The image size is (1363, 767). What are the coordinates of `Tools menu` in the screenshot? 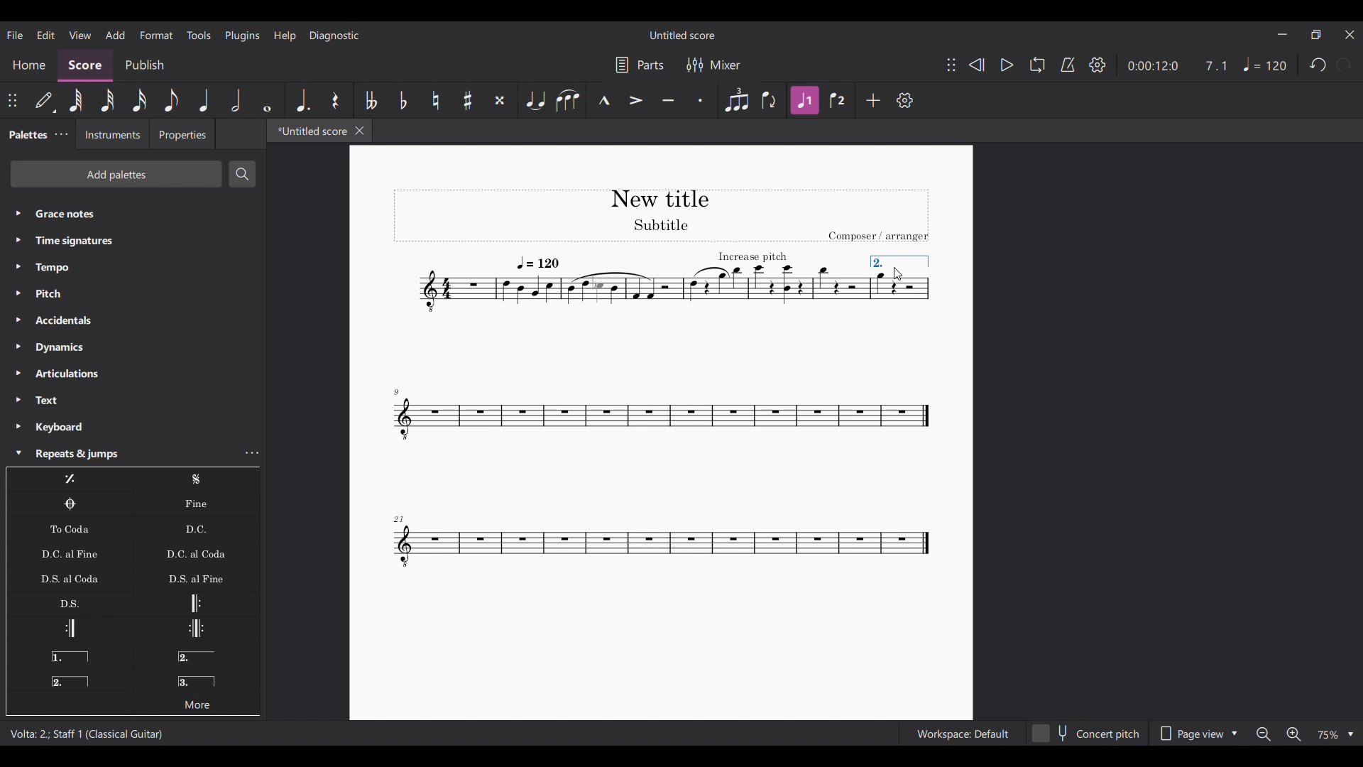 It's located at (199, 36).